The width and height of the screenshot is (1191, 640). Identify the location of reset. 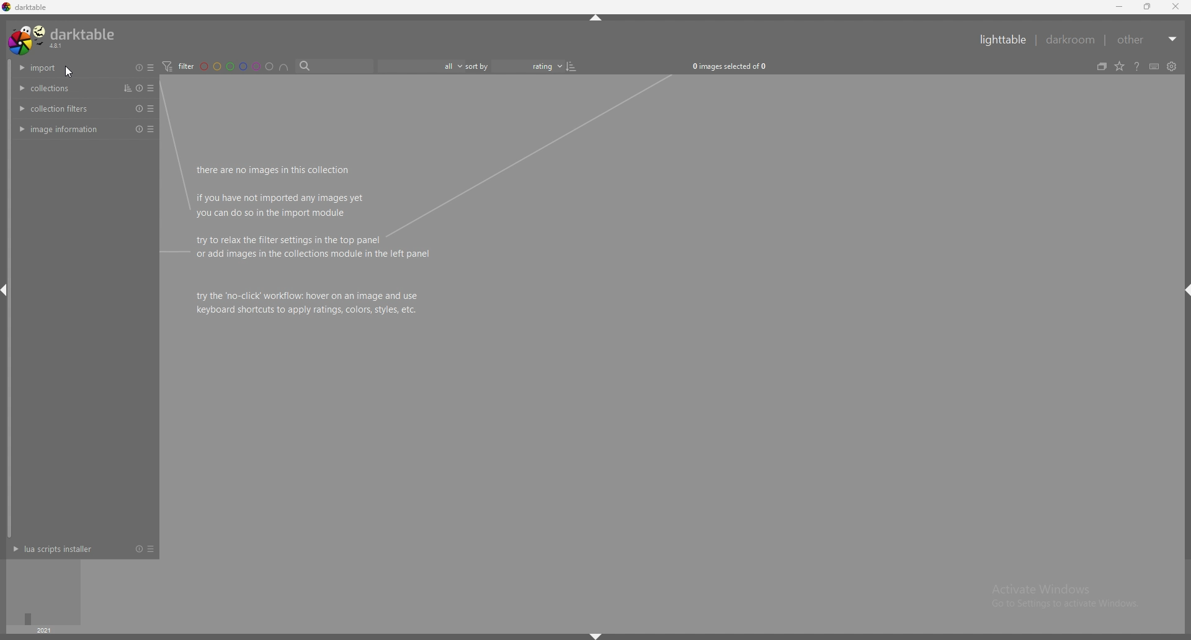
(140, 68).